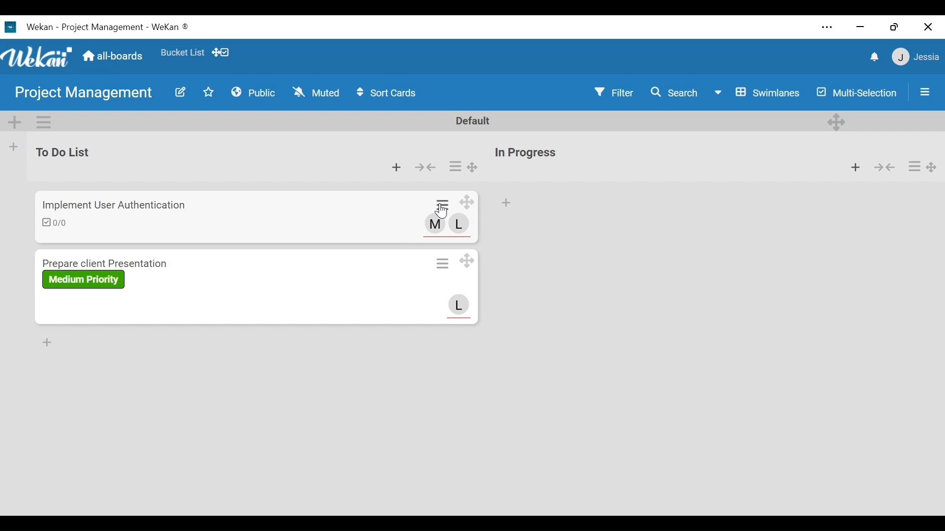 Image resolution: width=945 pixels, height=531 pixels. Describe the element at coordinates (253, 91) in the screenshot. I see `Public` at that location.